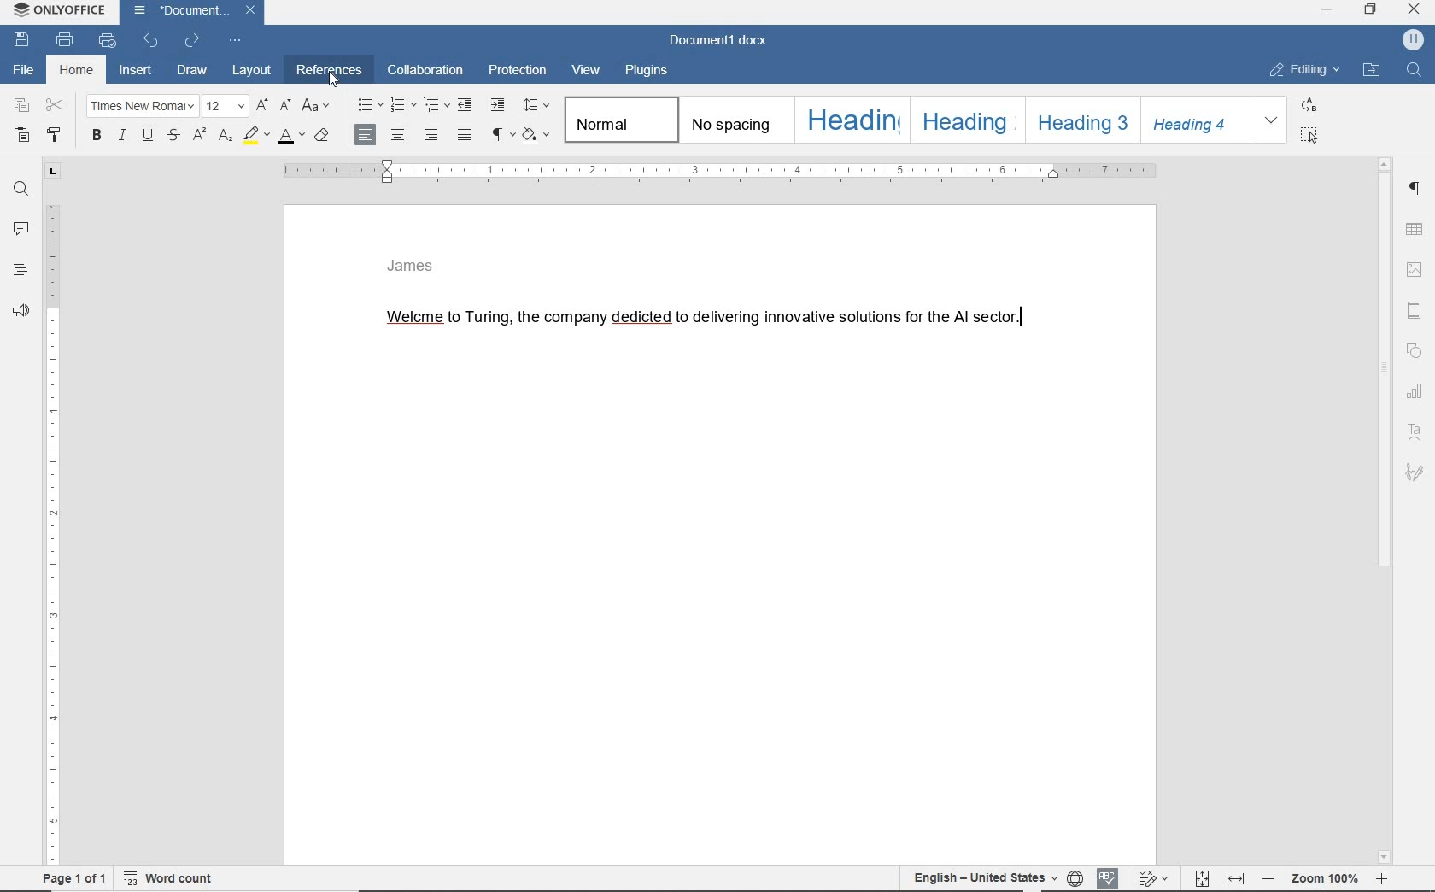 The width and height of the screenshot is (1435, 892). Describe the element at coordinates (226, 106) in the screenshot. I see `font size` at that location.